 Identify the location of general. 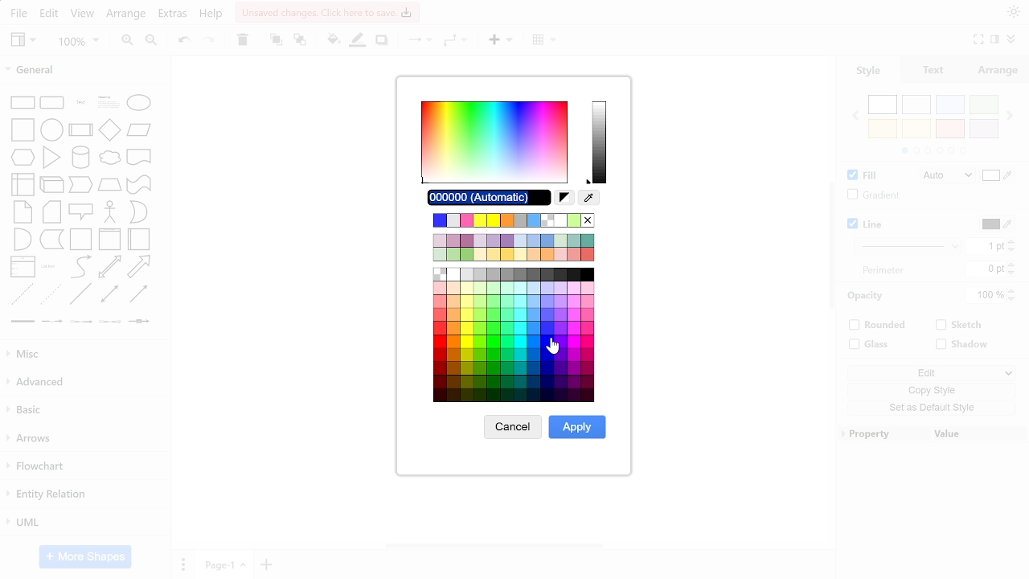
(84, 68).